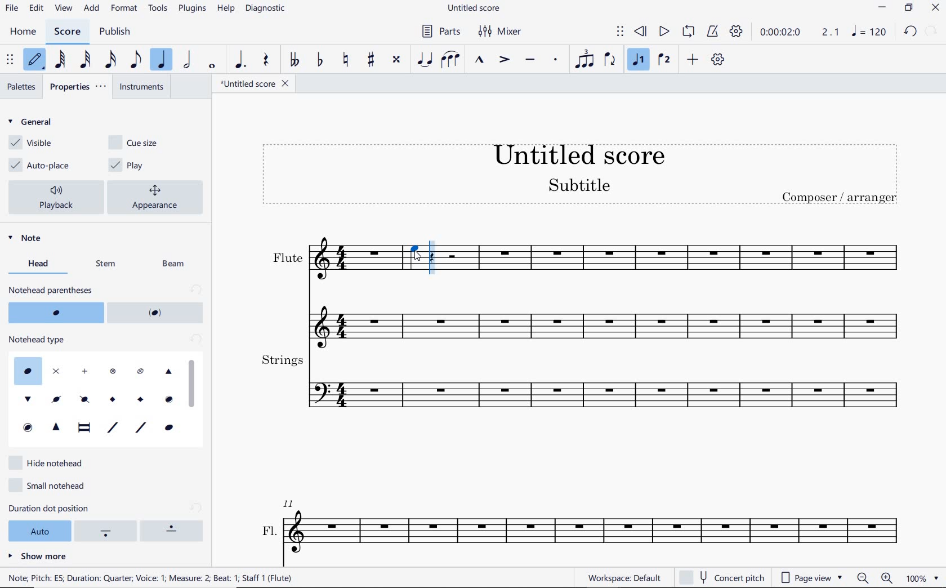 The height and width of the screenshot is (588, 946). What do you see at coordinates (136, 142) in the screenshot?
I see `CUE SIZE` at bounding box center [136, 142].